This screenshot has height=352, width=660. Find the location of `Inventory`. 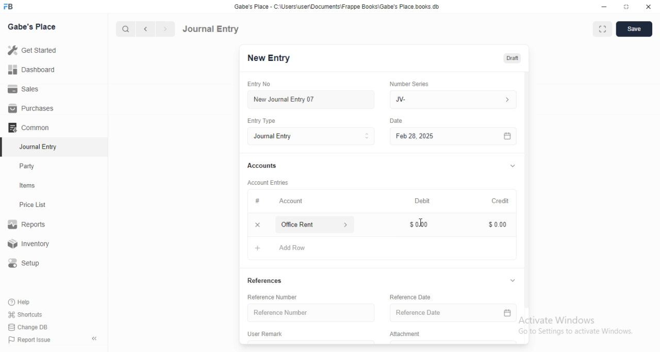

Inventory is located at coordinates (30, 245).